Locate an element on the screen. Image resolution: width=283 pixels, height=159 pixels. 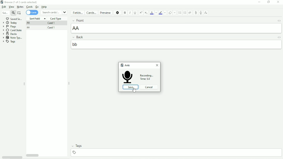
Tags is located at coordinates (11, 42).